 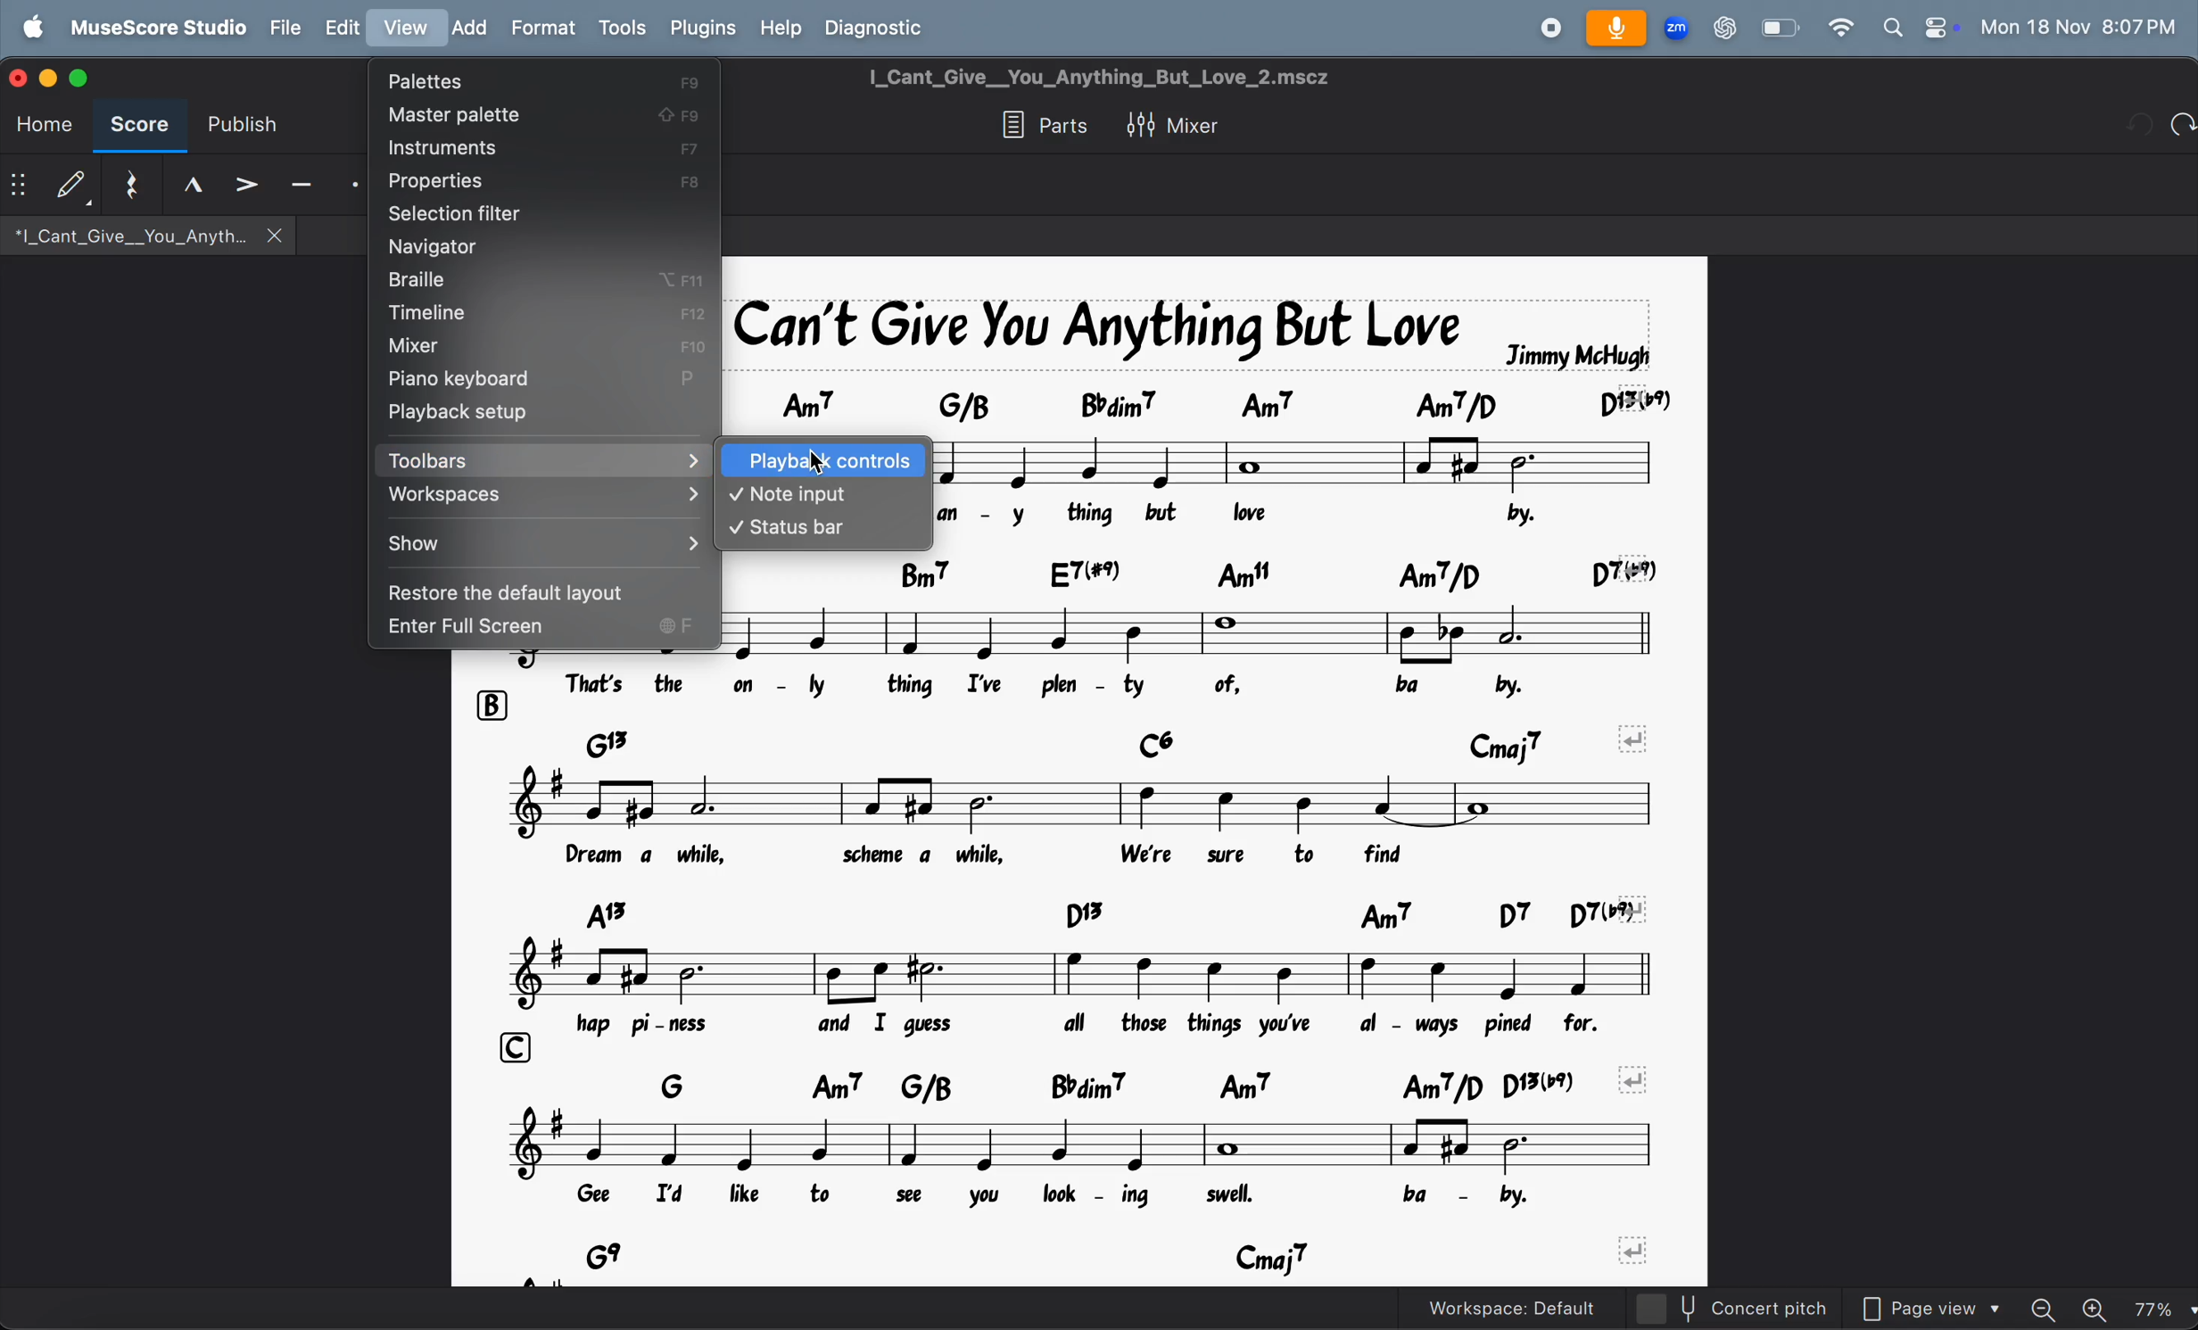 I want to click on publish, so click(x=241, y=120).